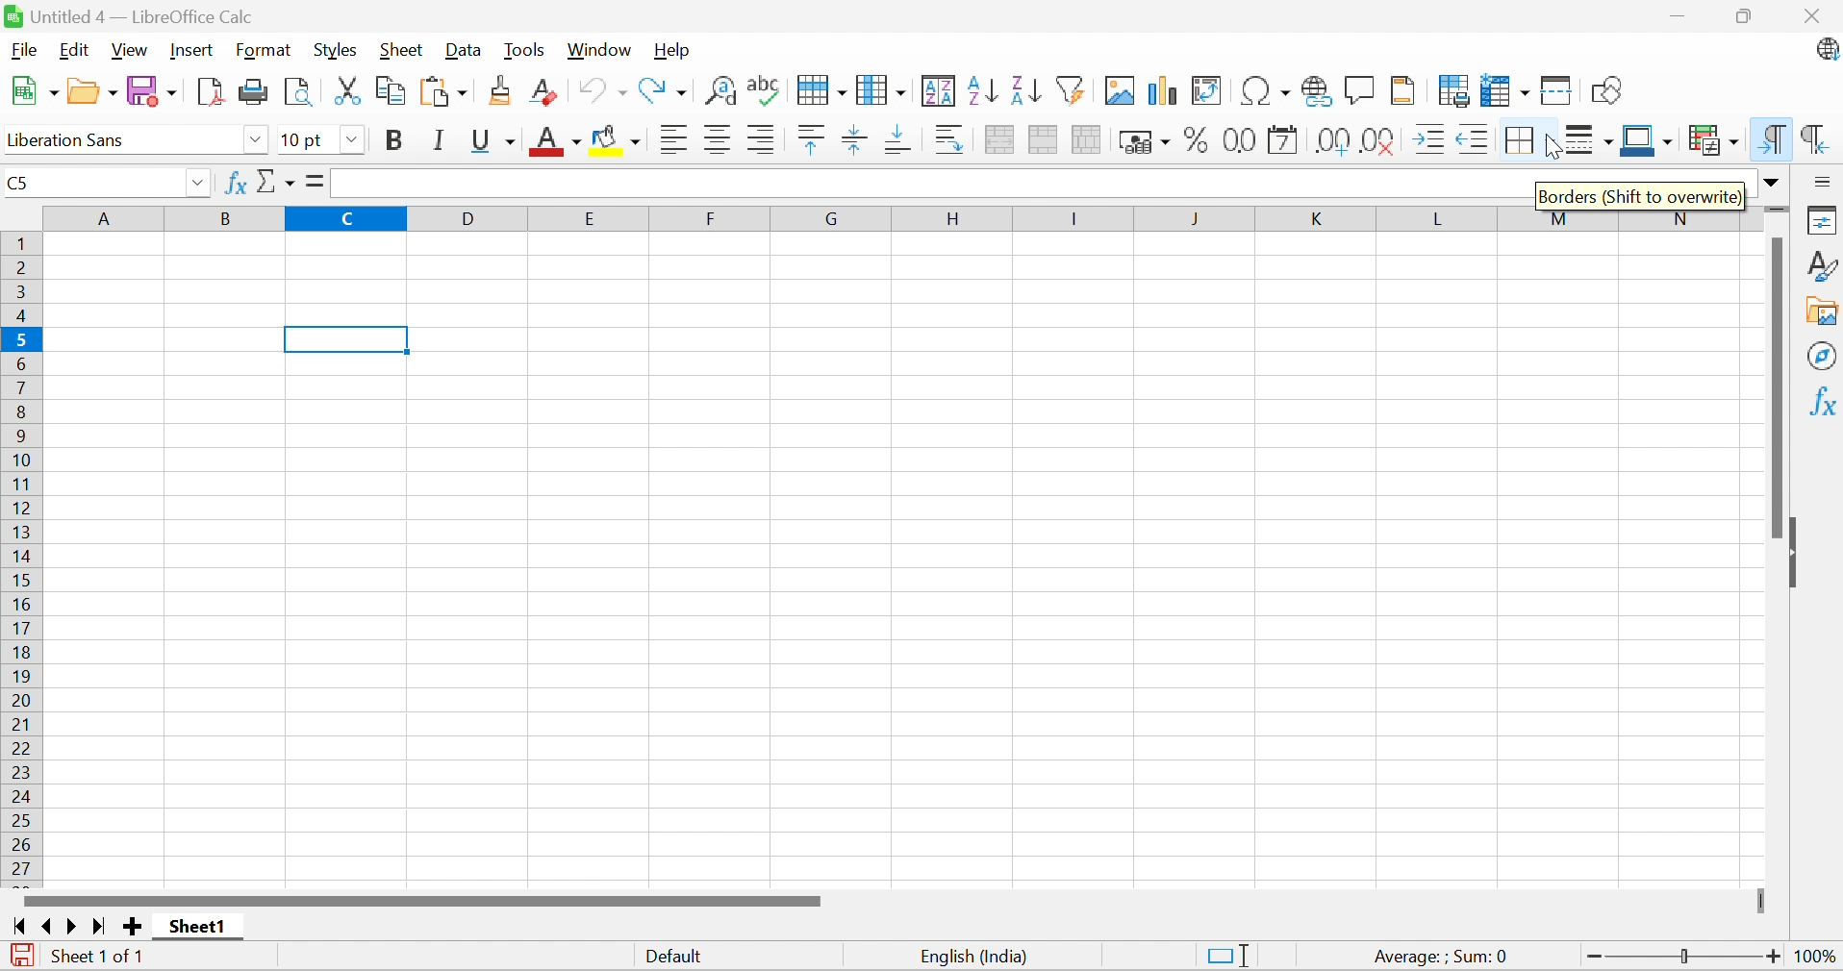 This screenshot has width=1843, height=971. What do you see at coordinates (524, 51) in the screenshot?
I see `Tools` at bounding box center [524, 51].